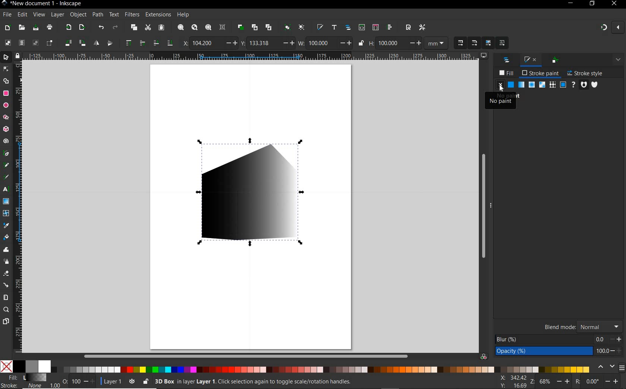 The width and height of the screenshot is (626, 389). I want to click on FILL RULE: EVENODD, so click(584, 85).